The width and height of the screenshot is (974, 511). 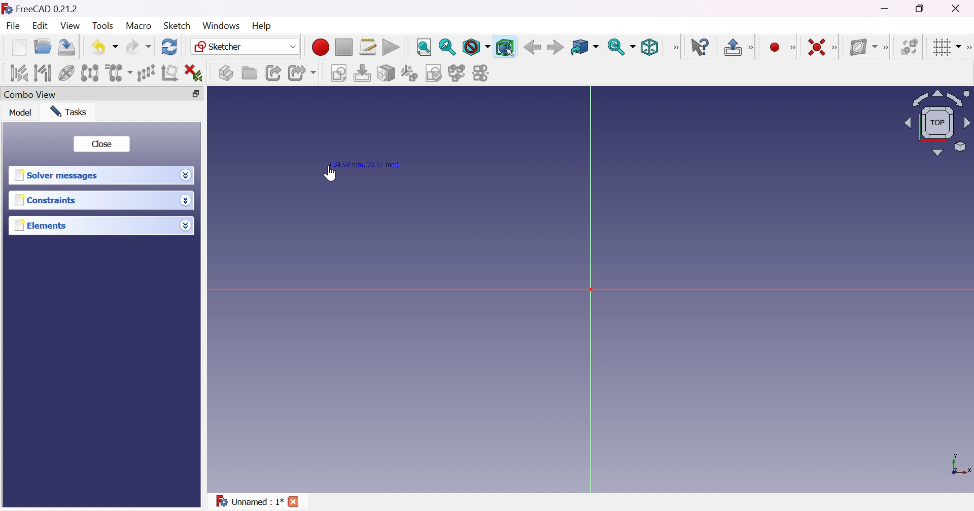 I want to click on Stop macro recording..., so click(x=344, y=47).